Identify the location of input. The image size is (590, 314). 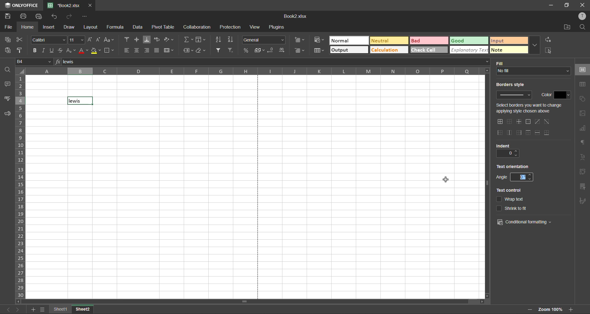
(509, 40).